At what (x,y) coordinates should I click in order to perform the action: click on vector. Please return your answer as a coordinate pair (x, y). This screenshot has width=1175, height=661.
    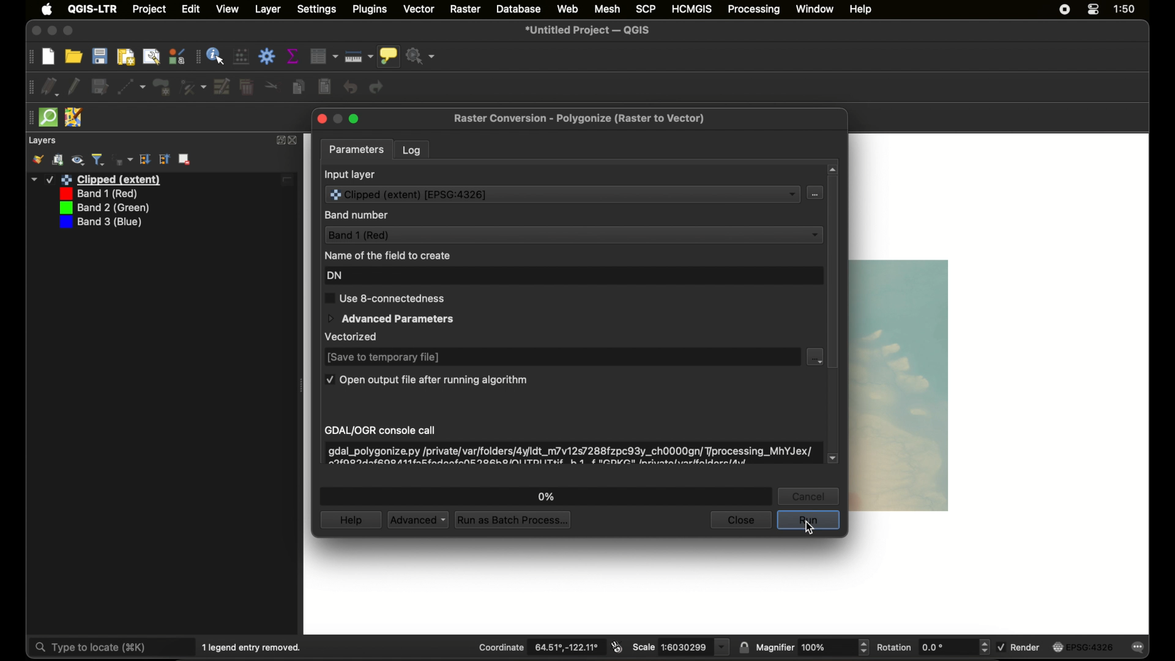
    Looking at the image, I should click on (420, 9).